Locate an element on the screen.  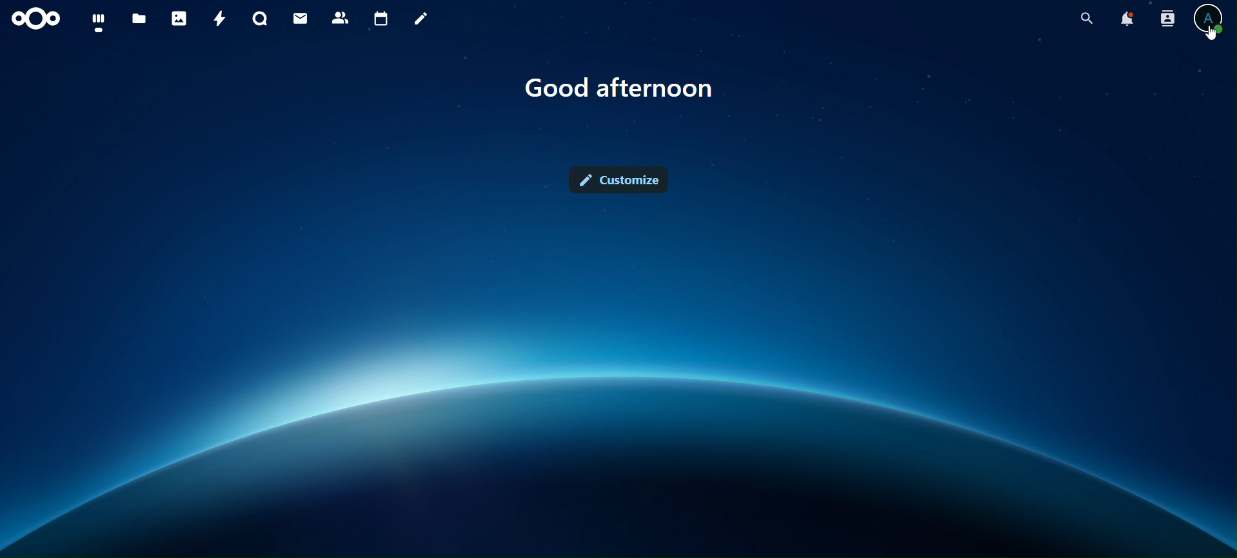
search is located at coordinates (1085, 19).